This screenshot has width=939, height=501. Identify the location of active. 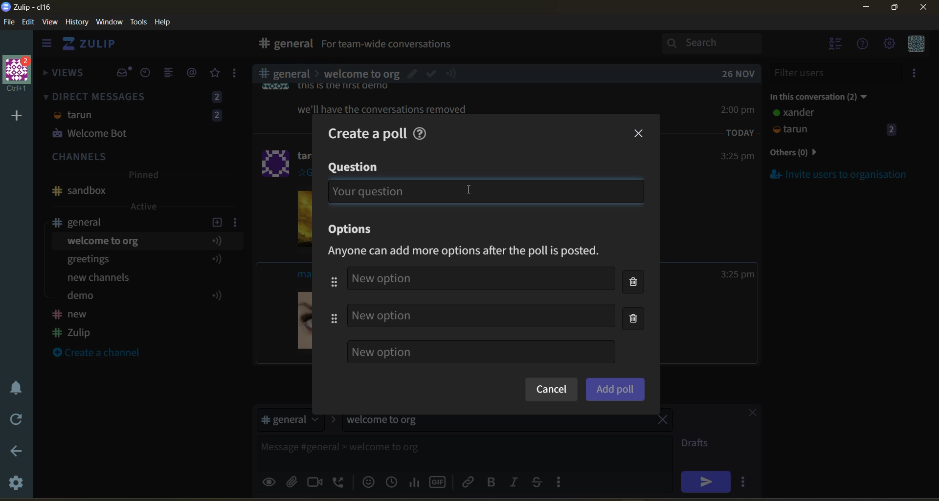
(145, 207).